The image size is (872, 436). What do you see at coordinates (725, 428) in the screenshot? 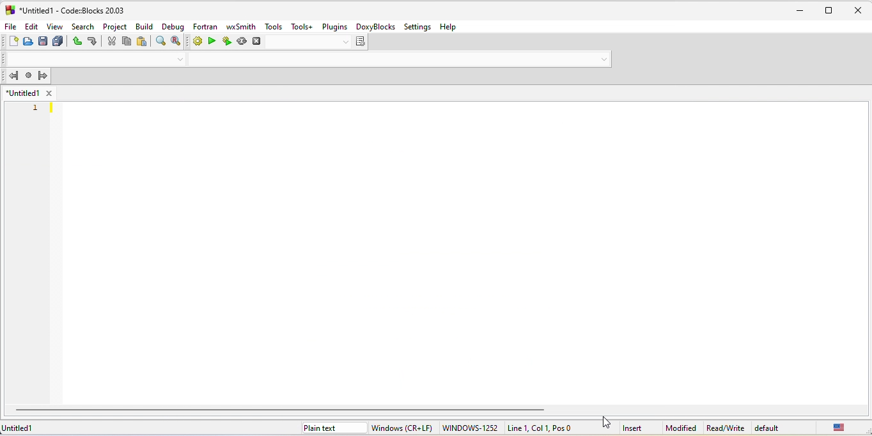
I see `Read/Write` at bounding box center [725, 428].